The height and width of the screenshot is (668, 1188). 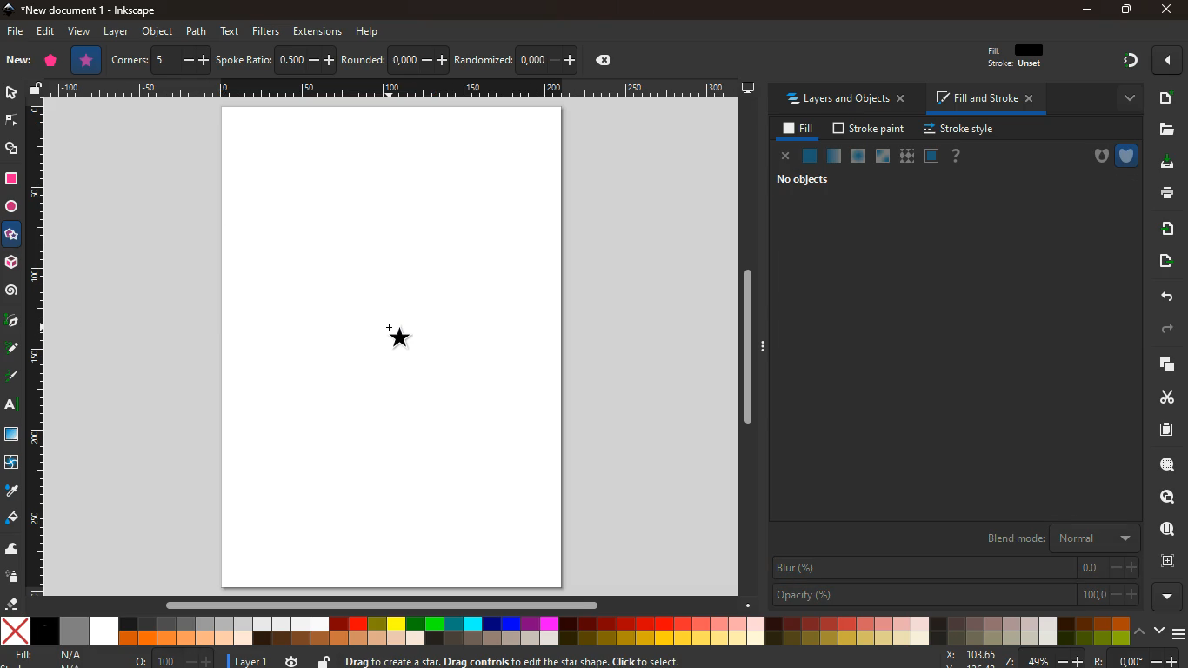 I want to click on blend mode, so click(x=1051, y=538).